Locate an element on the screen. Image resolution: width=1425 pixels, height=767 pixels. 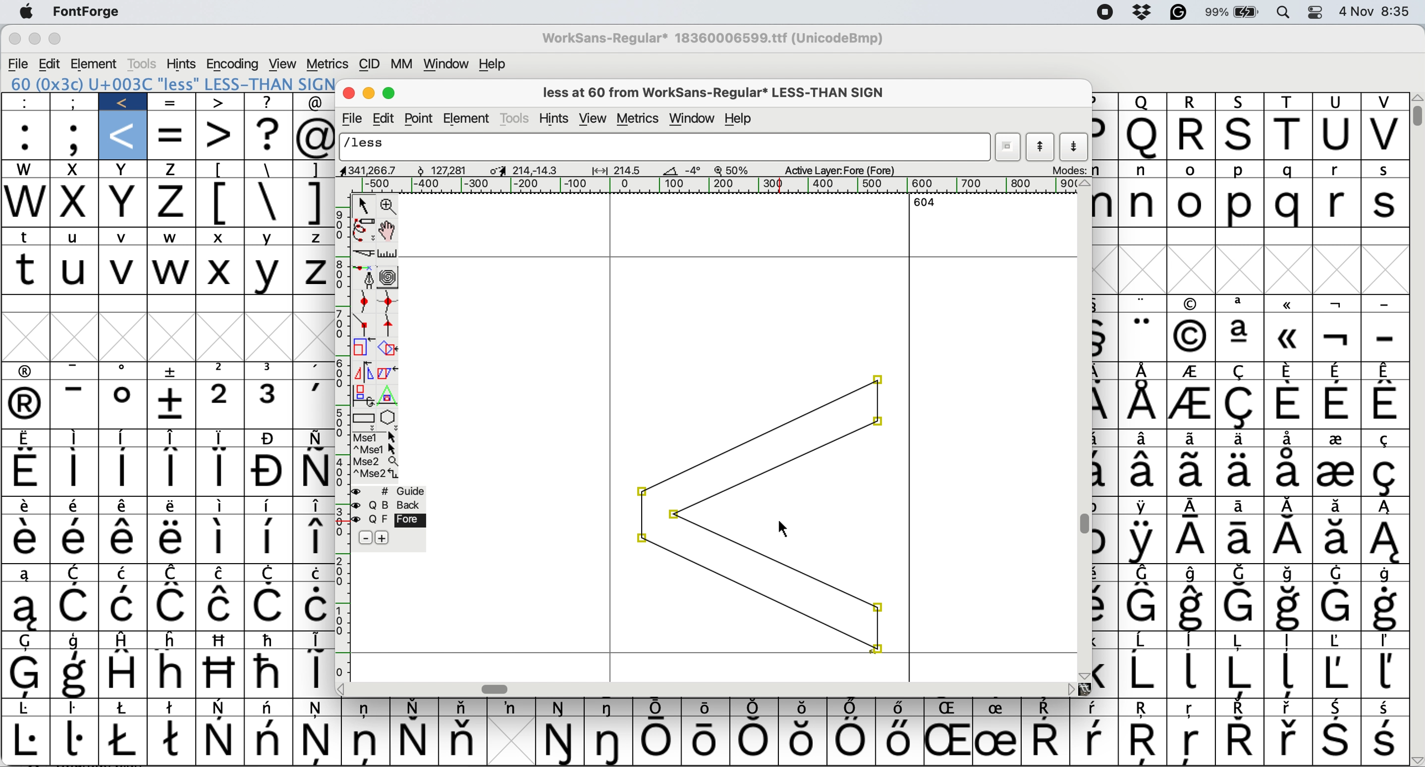
Symbol is located at coordinates (1338, 439).